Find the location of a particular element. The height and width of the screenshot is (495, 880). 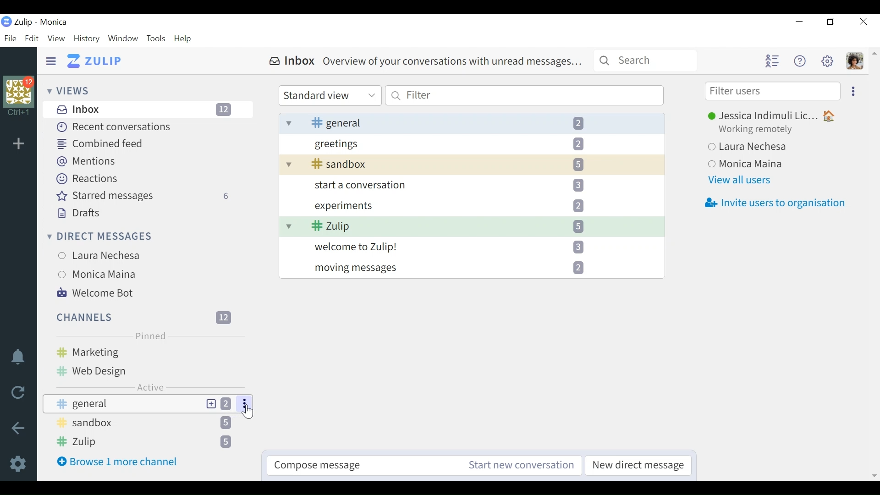

Inbox Overview of your conversations with unread messages... is located at coordinates (425, 61).